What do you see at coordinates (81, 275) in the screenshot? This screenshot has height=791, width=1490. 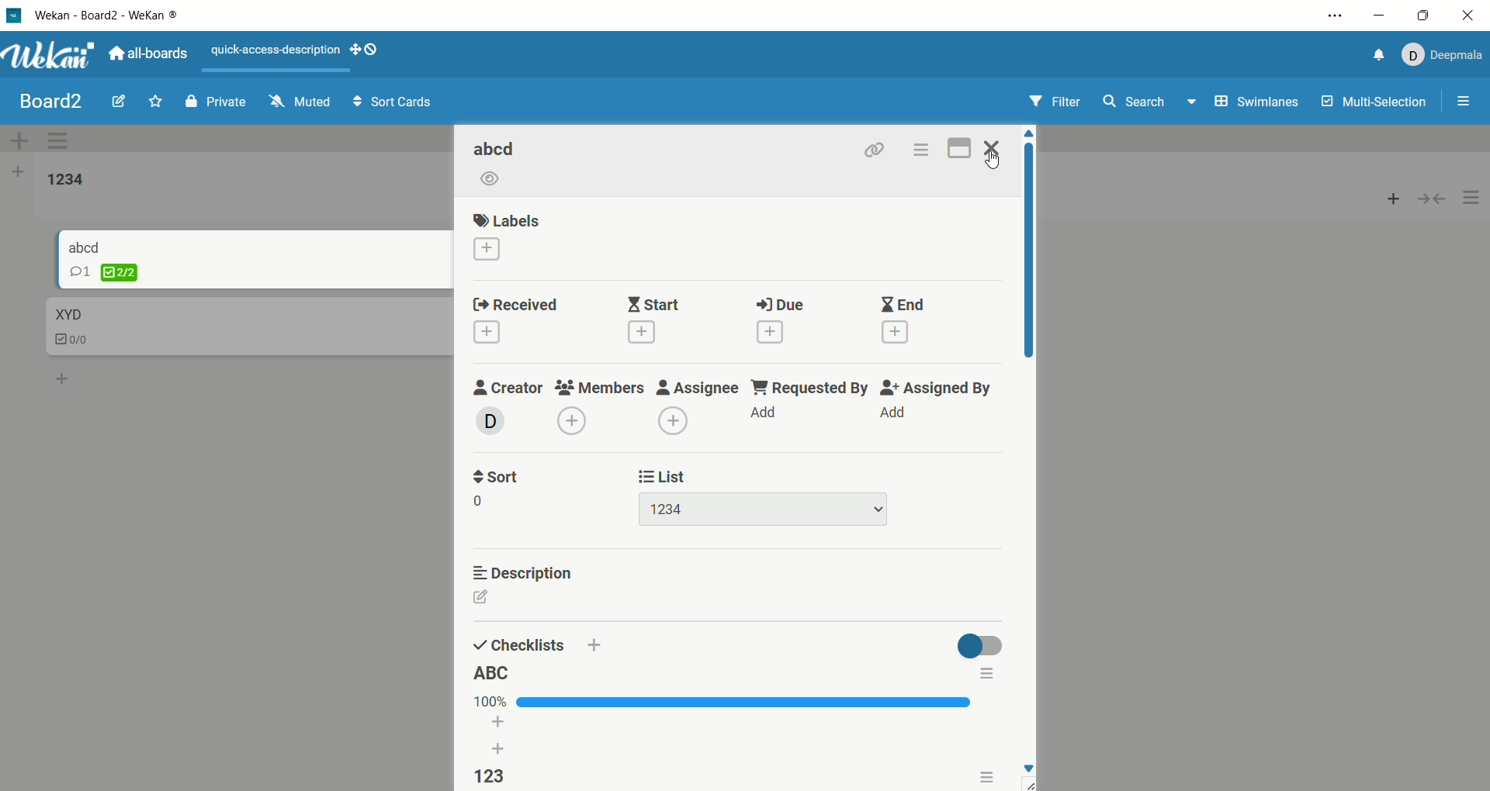 I see `comment` at bounding box center [81, 275].